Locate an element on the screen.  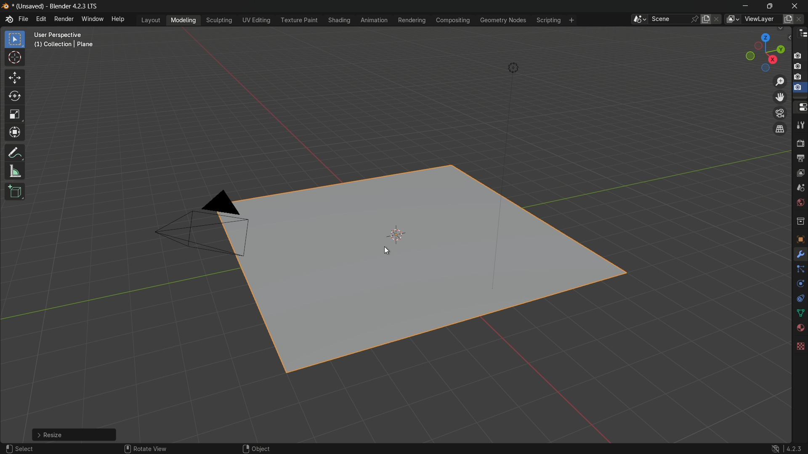
close app is located at coordinates (796, 6).